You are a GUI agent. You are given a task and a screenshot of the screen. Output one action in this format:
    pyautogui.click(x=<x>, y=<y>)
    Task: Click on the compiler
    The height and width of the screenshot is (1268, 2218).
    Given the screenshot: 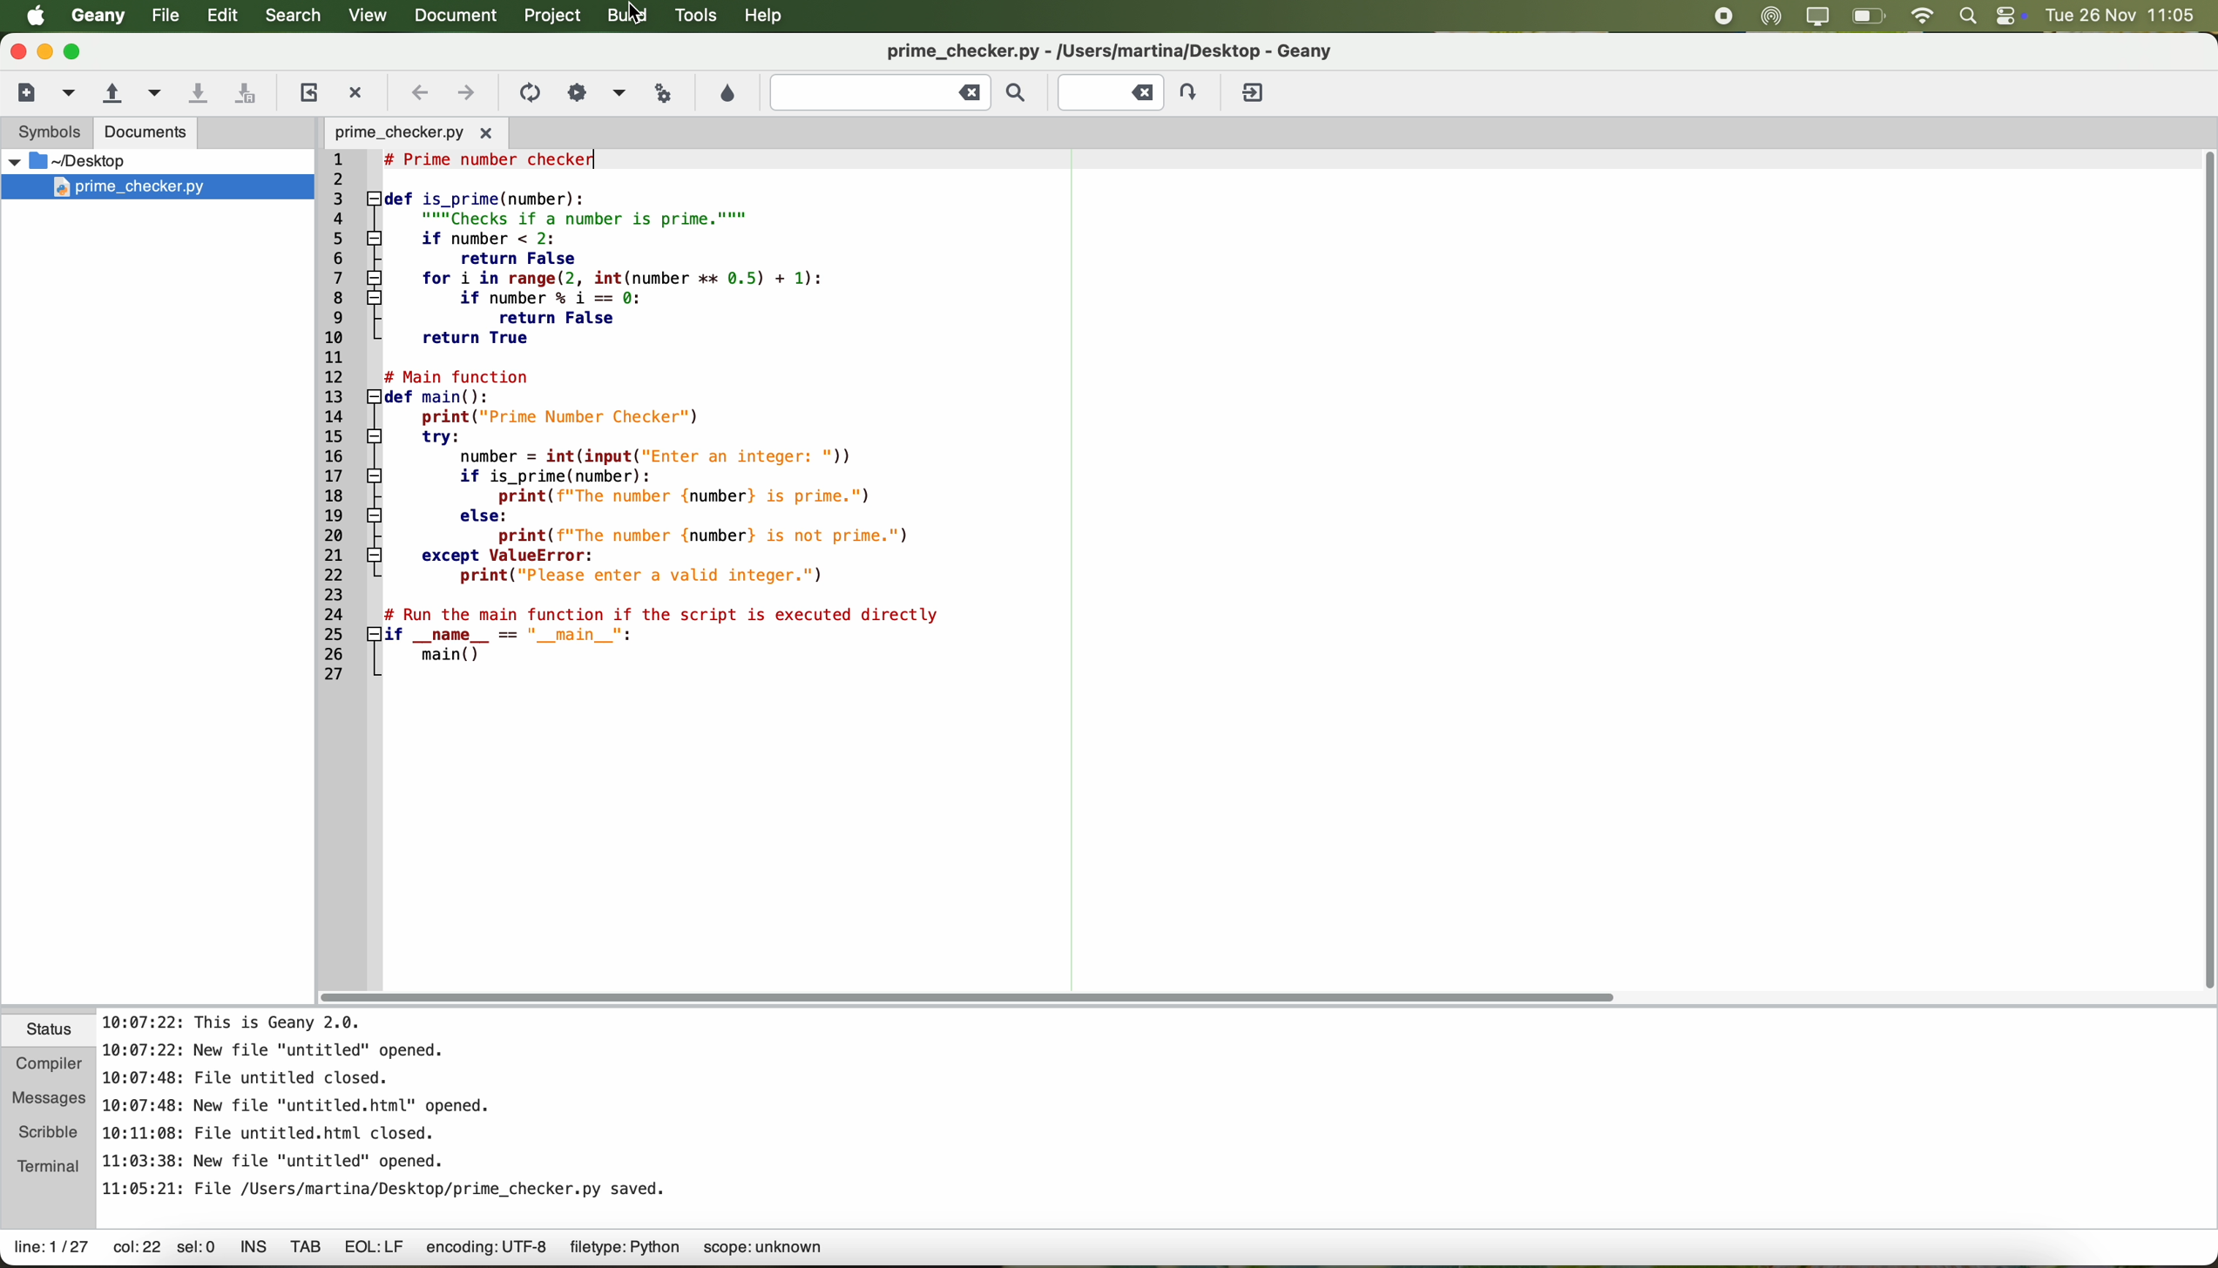 What is the action you would take?
    pyautogui.click(x=50, y=1061)
    